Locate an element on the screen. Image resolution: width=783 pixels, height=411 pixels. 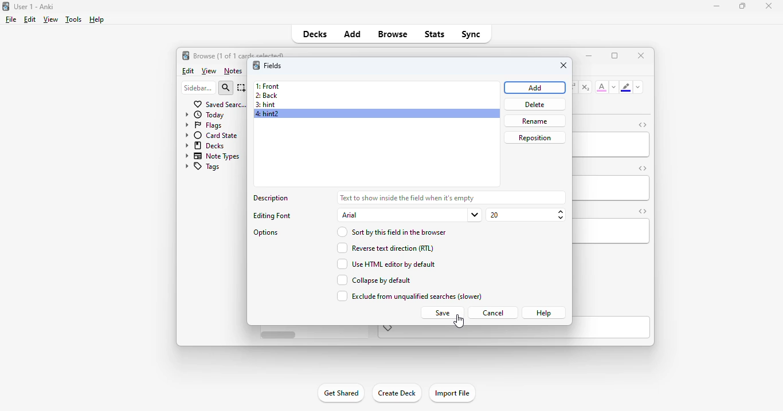
view is located at coordinates (209, 72).